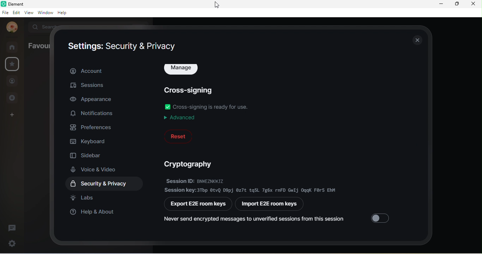 This screenshot has width=482, height=254. I want to click on maximize, so click(456, 4).